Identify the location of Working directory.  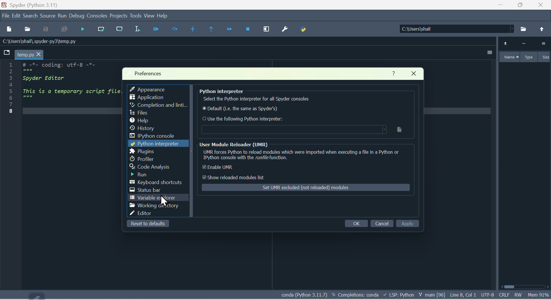
(153, 206).